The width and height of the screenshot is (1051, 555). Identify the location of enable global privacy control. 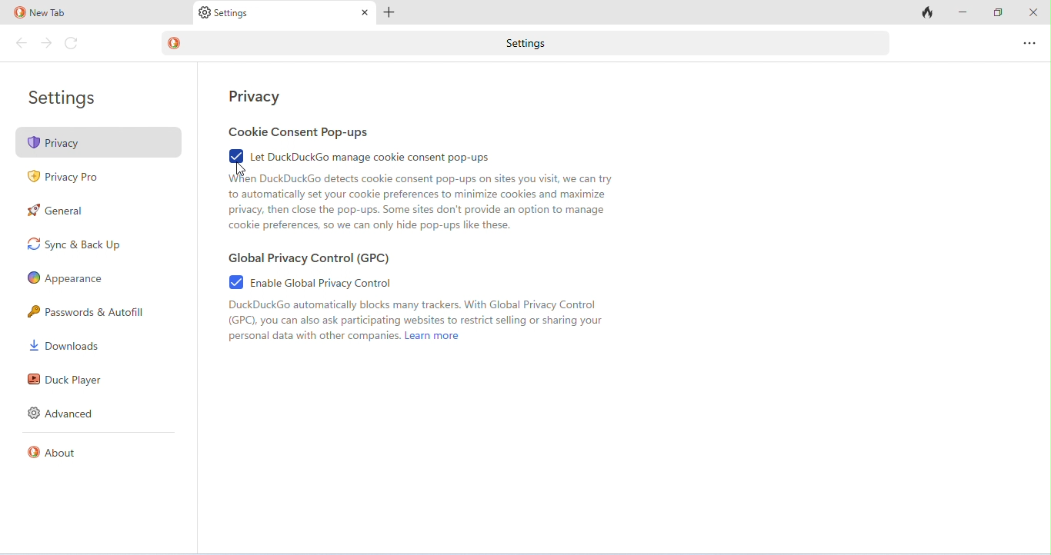
(310, 281).